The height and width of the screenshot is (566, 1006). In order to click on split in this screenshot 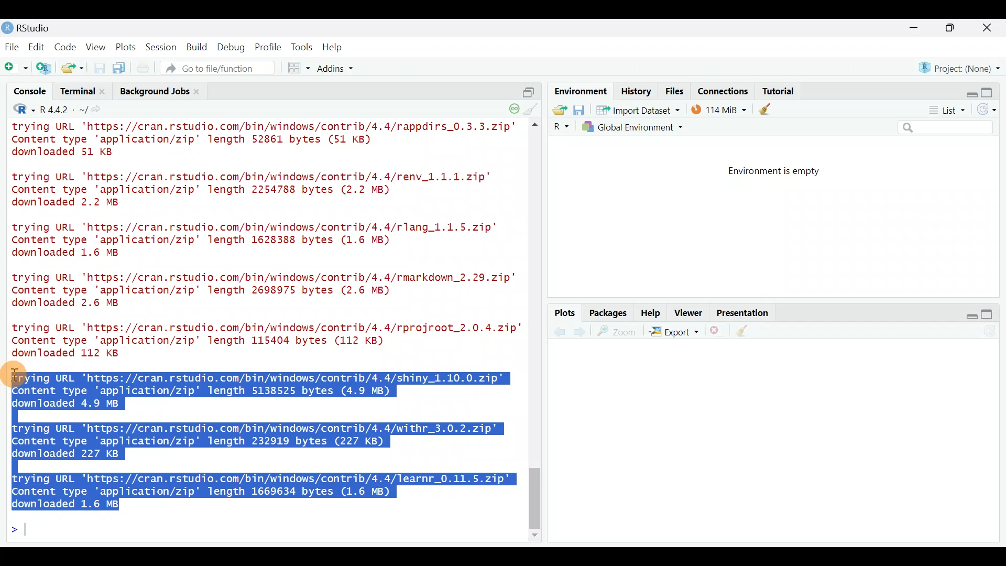, I will do `click(528, 88)`.